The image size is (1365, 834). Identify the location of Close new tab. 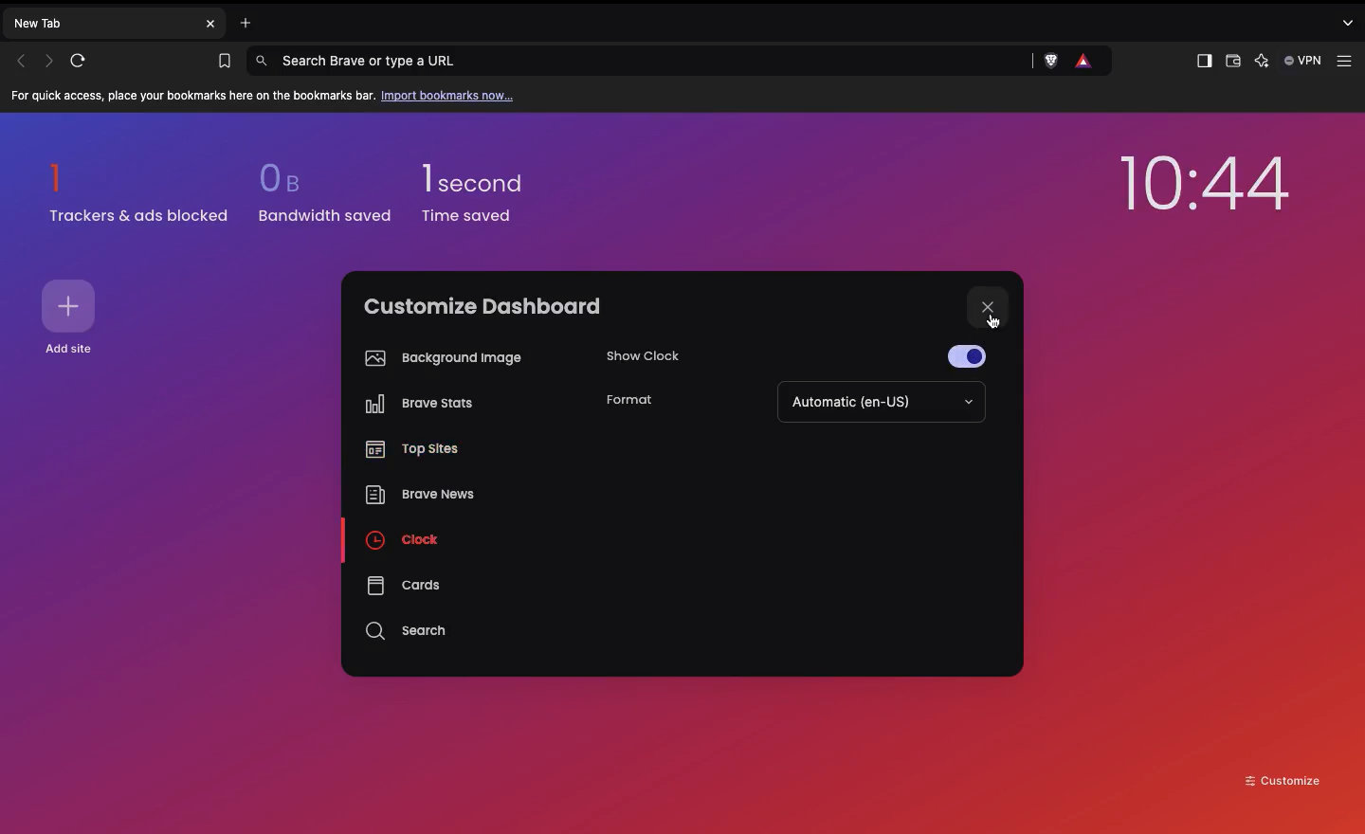
(210, 24).